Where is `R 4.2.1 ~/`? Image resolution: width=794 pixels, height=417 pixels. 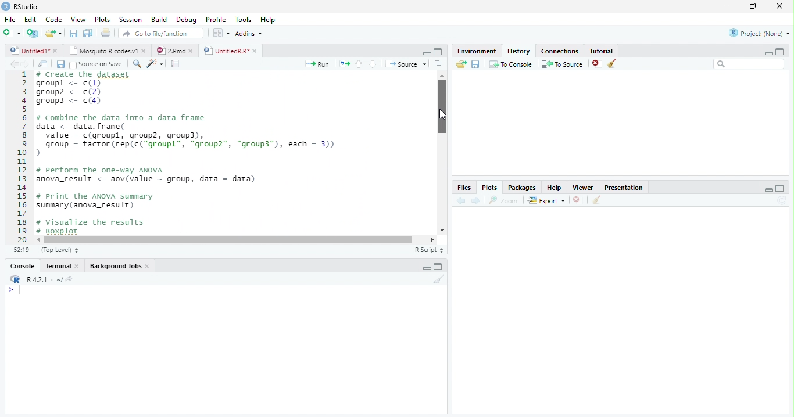
R 4.2.1 ~/ is located at coordinates (45, 279).